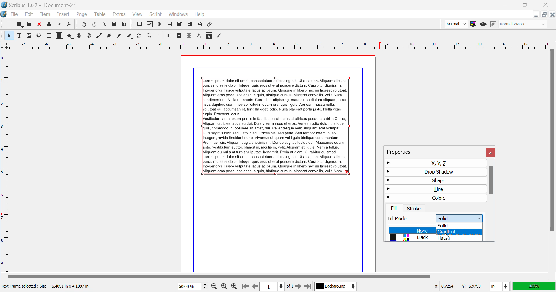 The width and height of the screenshot is (556, 292). I want to click on Zoom, so click(149, 36).